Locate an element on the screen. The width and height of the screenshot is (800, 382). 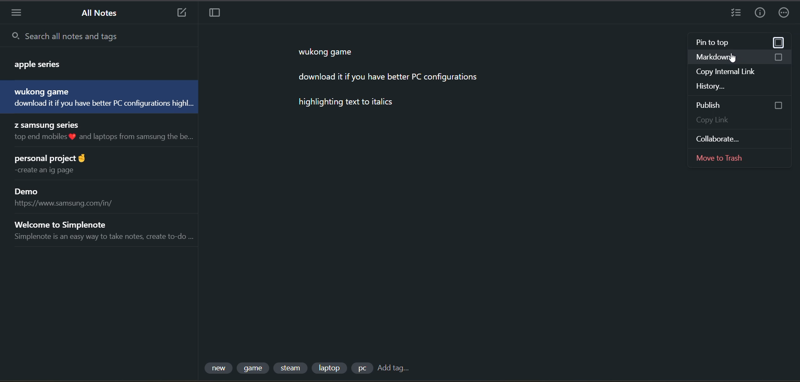
publish is located at coordinates (740, 105).